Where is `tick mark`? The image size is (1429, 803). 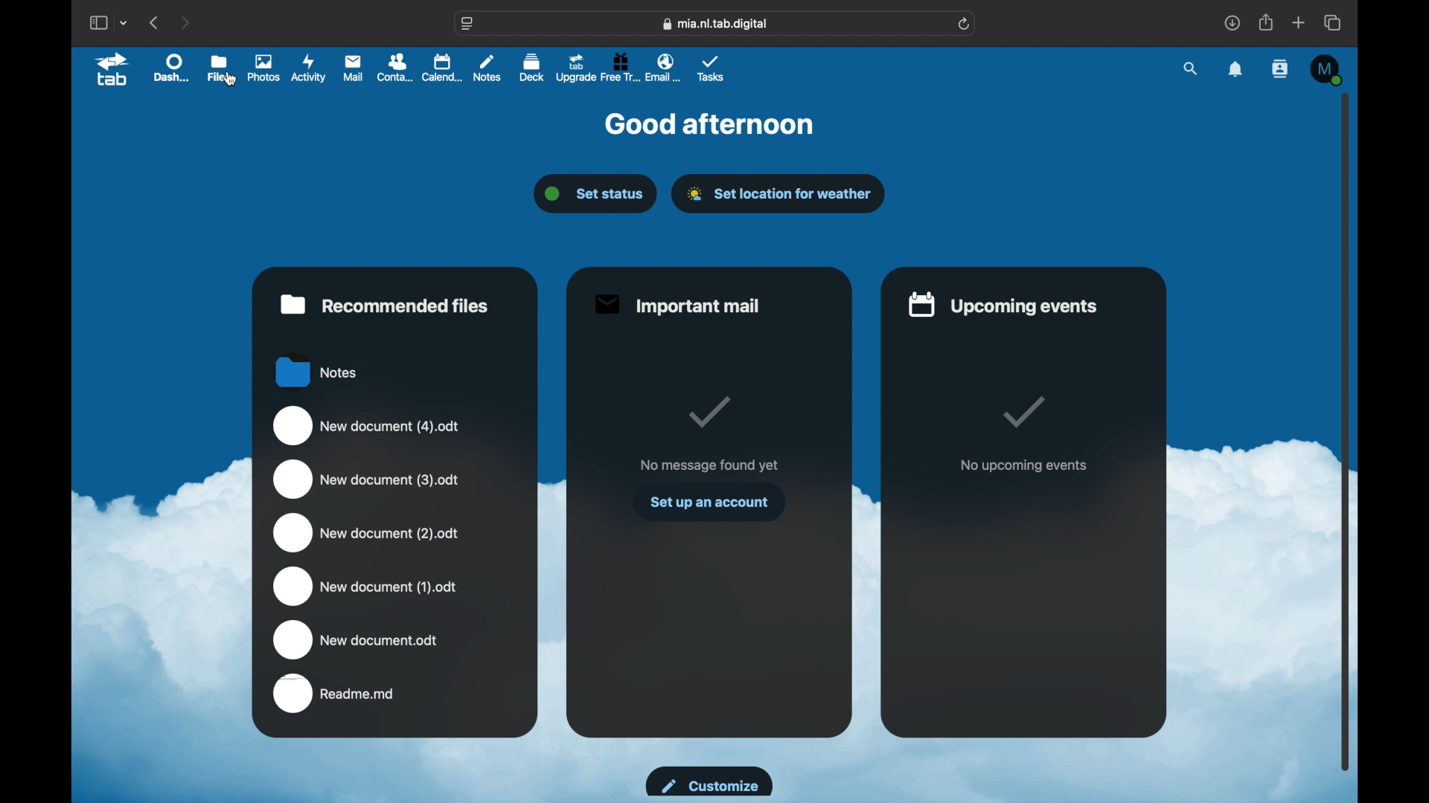 tick mark is located at coordinates (1021, 411).